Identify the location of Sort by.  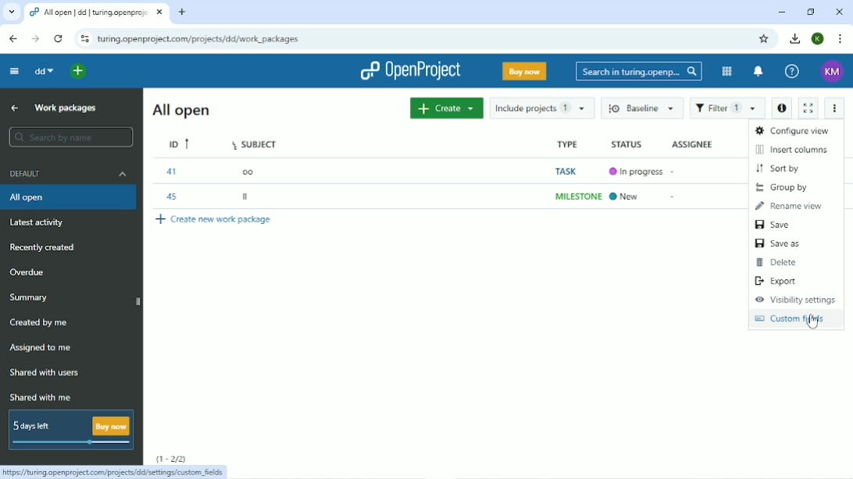
(779, 169).